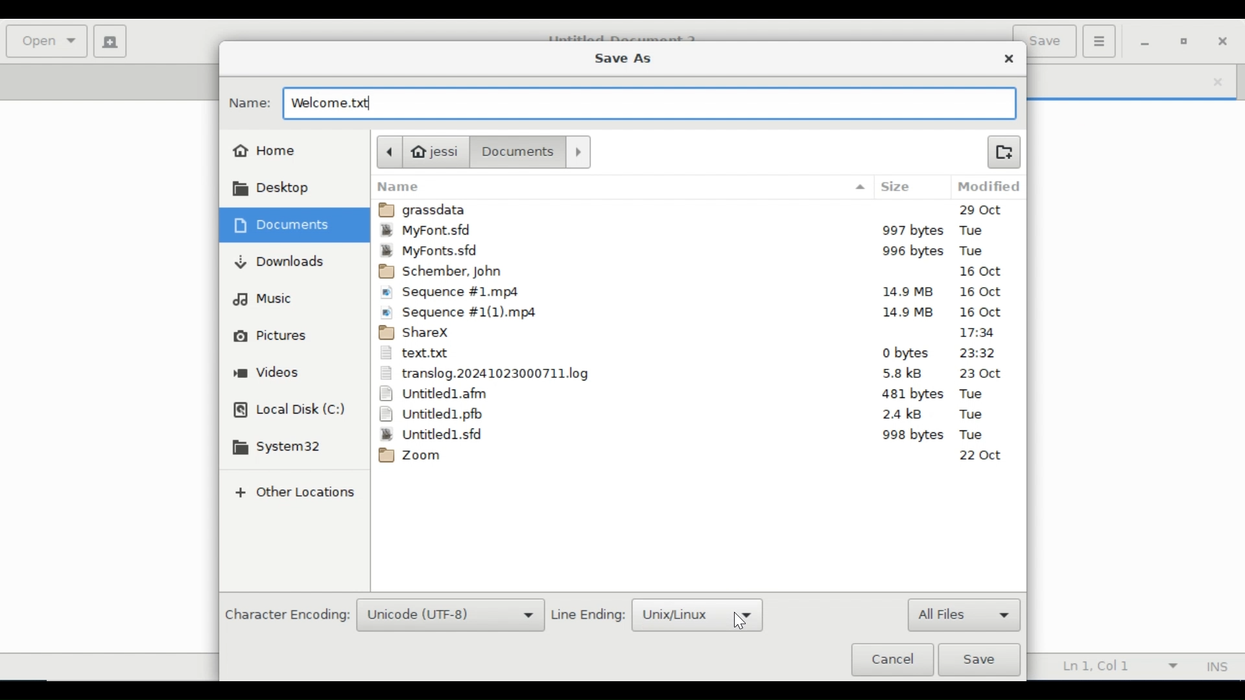  I want to click on Save, so click(979, 660).